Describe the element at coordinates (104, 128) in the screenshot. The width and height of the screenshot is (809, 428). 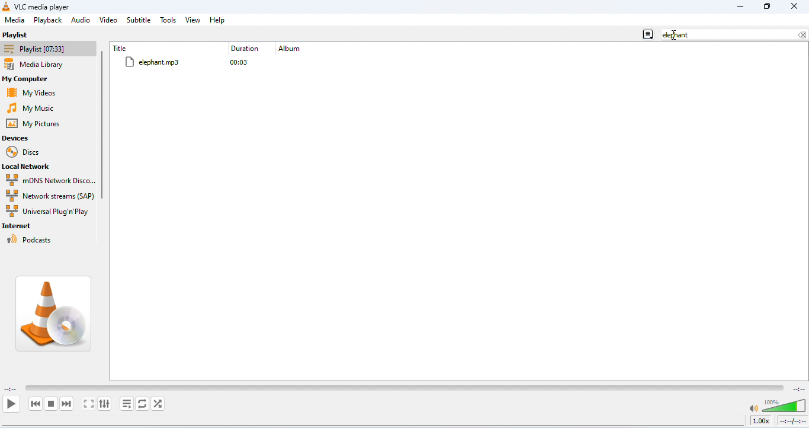
I see `vertical scroll bar` at that location.